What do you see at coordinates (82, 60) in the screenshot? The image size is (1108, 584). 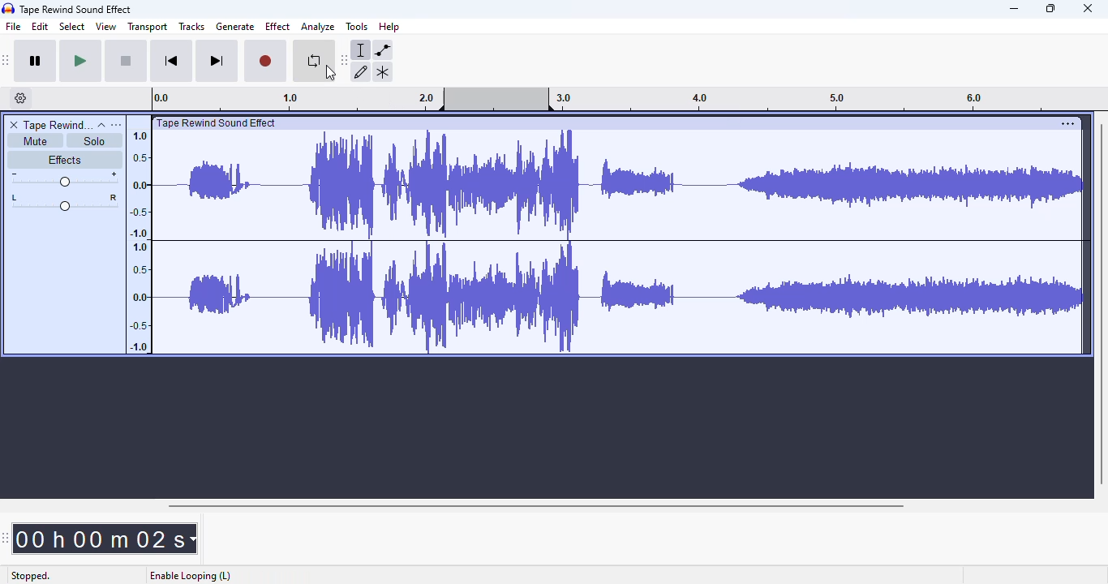 I see `play` at bounding box center [82, 60].